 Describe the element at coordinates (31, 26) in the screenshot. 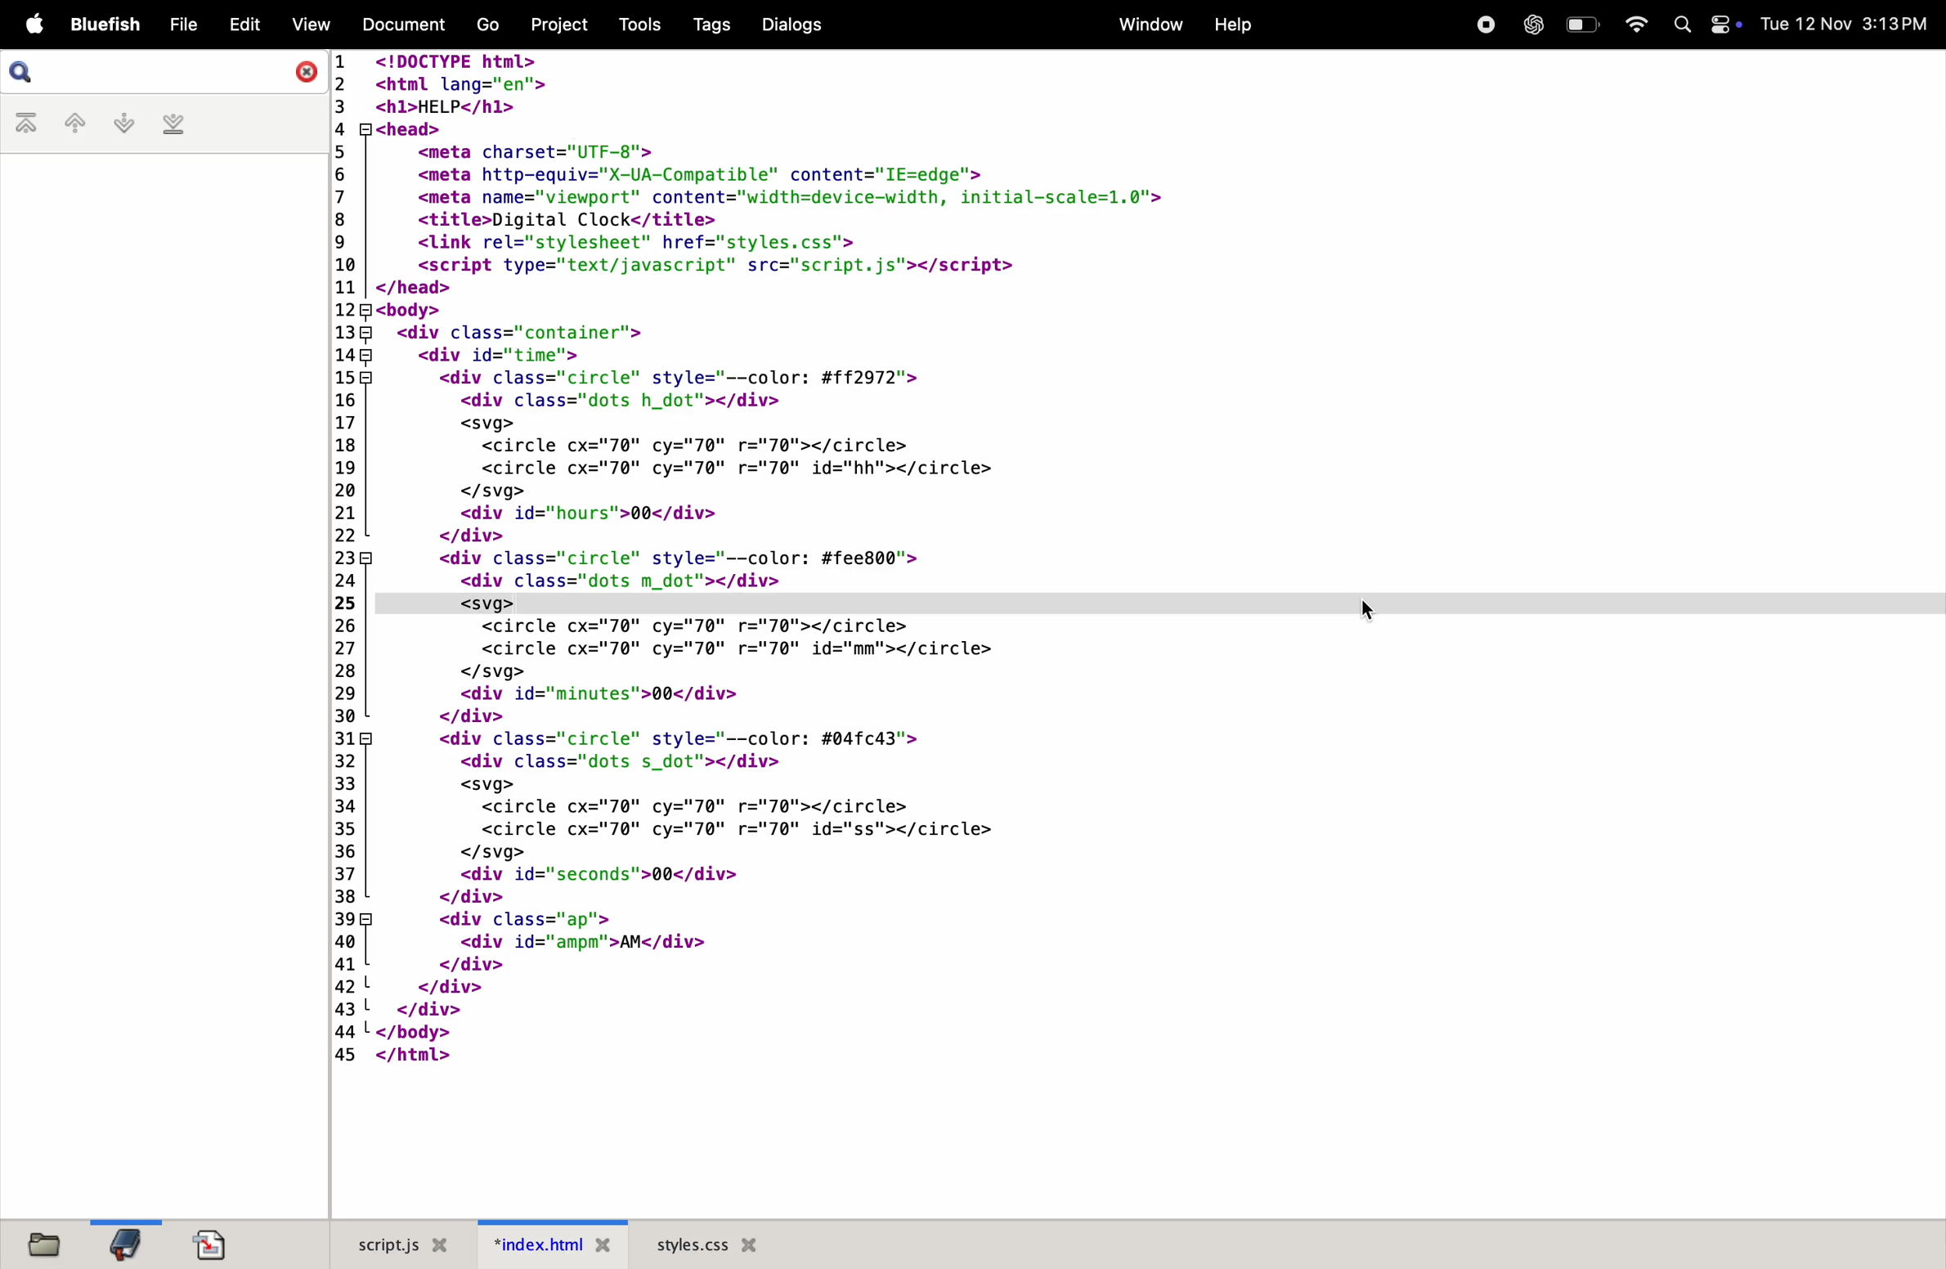

I see `apple menu` at that location.